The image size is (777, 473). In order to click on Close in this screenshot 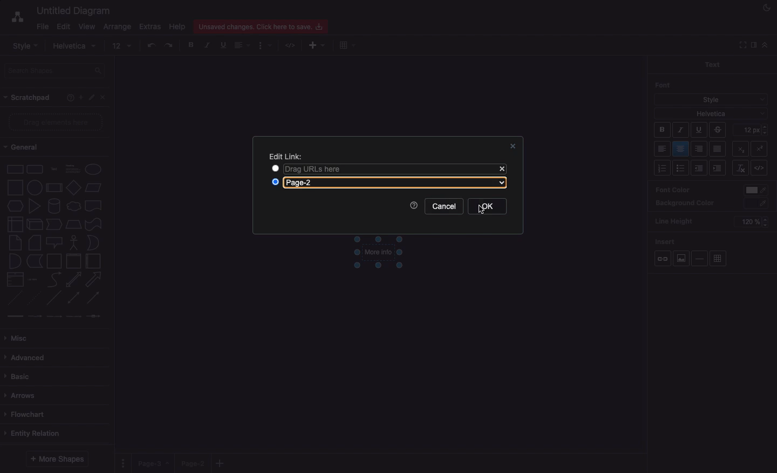, I will do `click(502, 170)`.